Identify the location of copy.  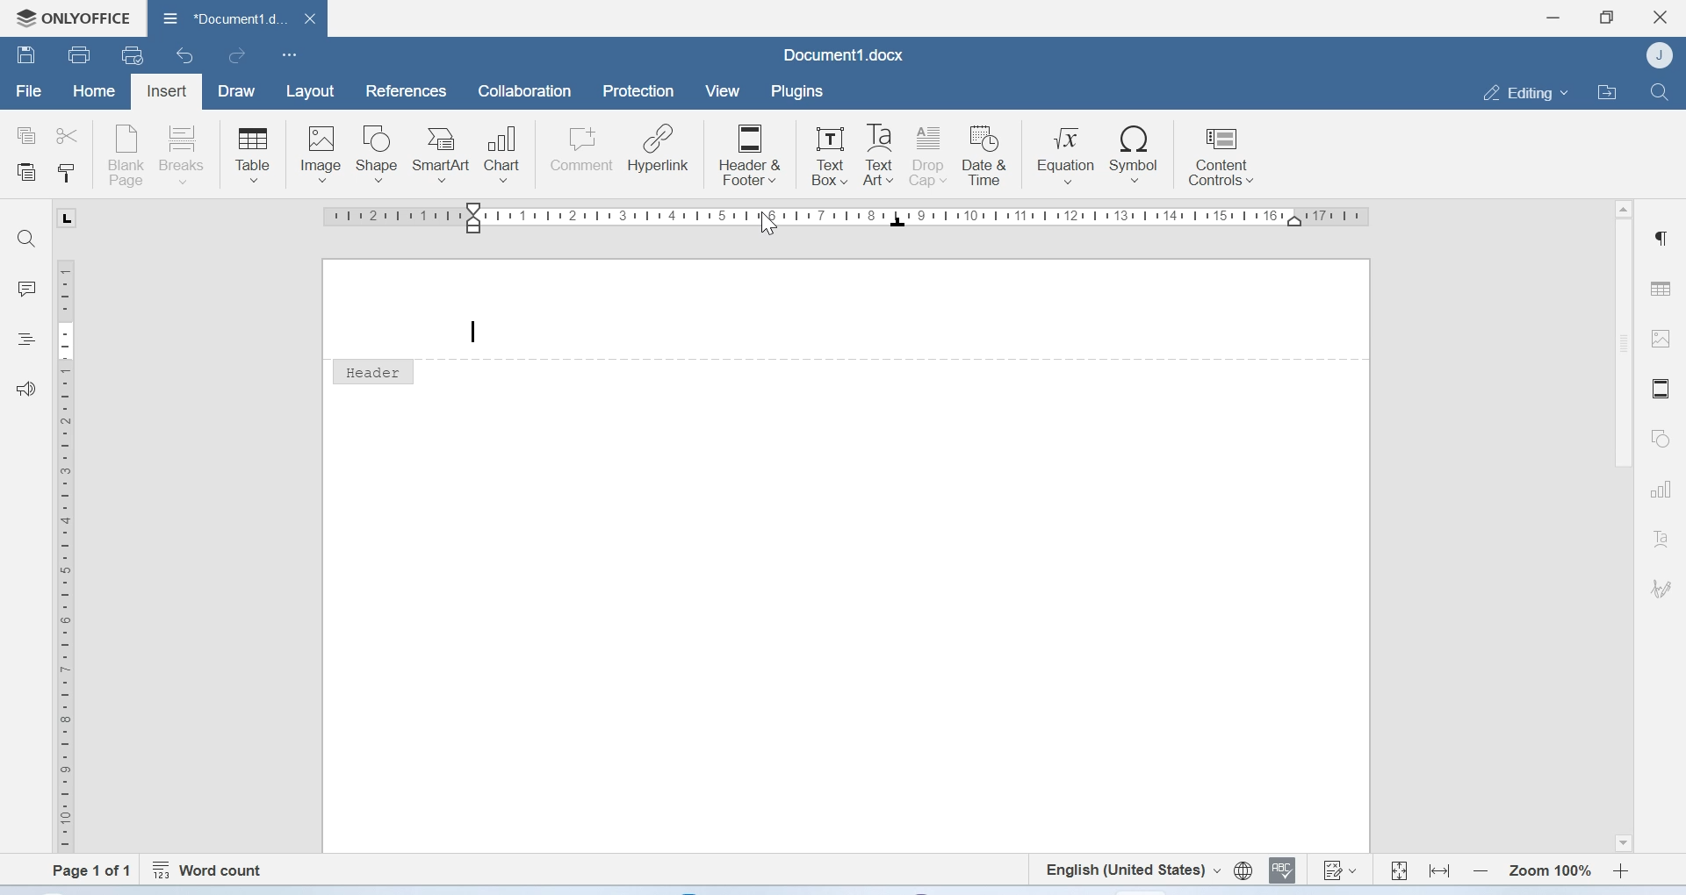
(29, 136).